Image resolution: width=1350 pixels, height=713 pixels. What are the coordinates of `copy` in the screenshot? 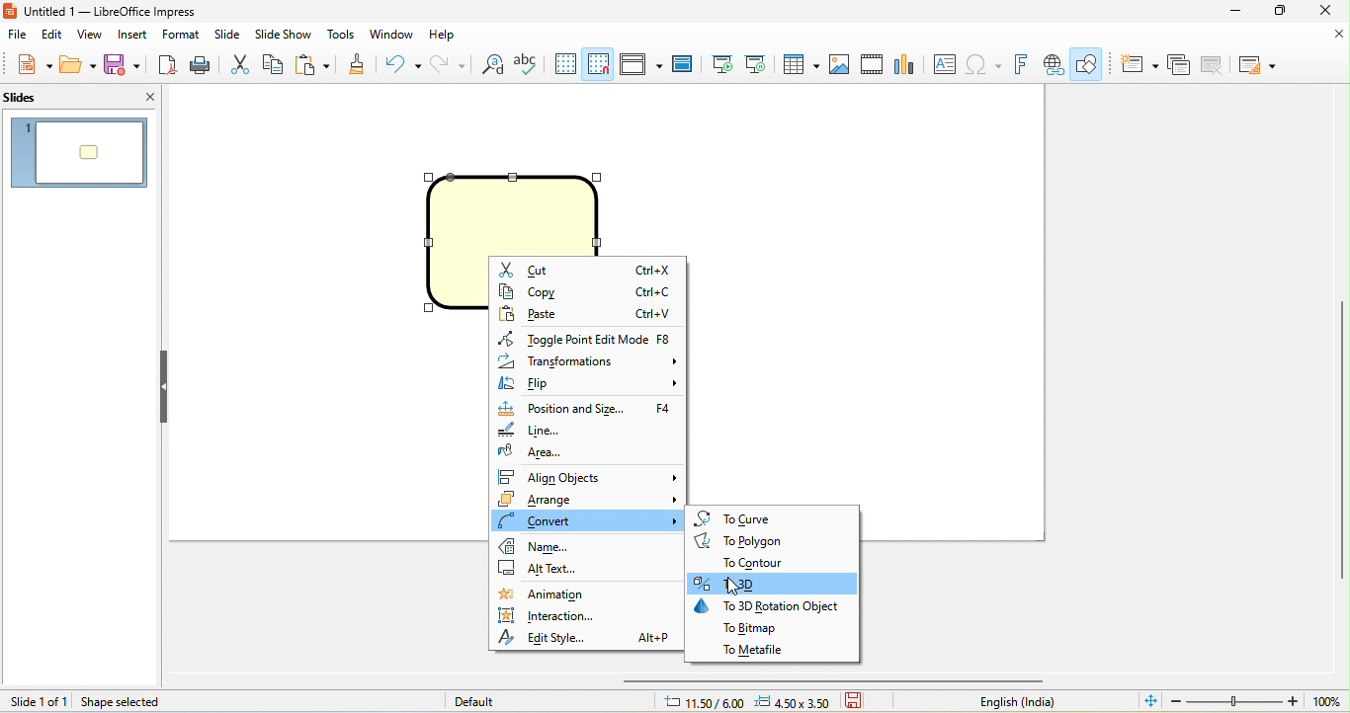 It's located at (586, 290).